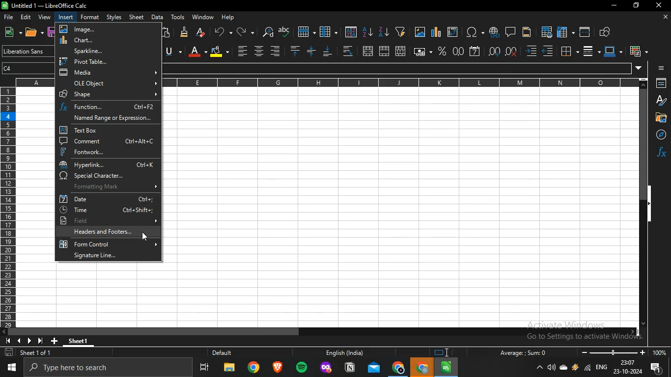  What do you see at coordinates (232, 353) in the screenshot?
I see `Default` at bounding box center [232, 353].